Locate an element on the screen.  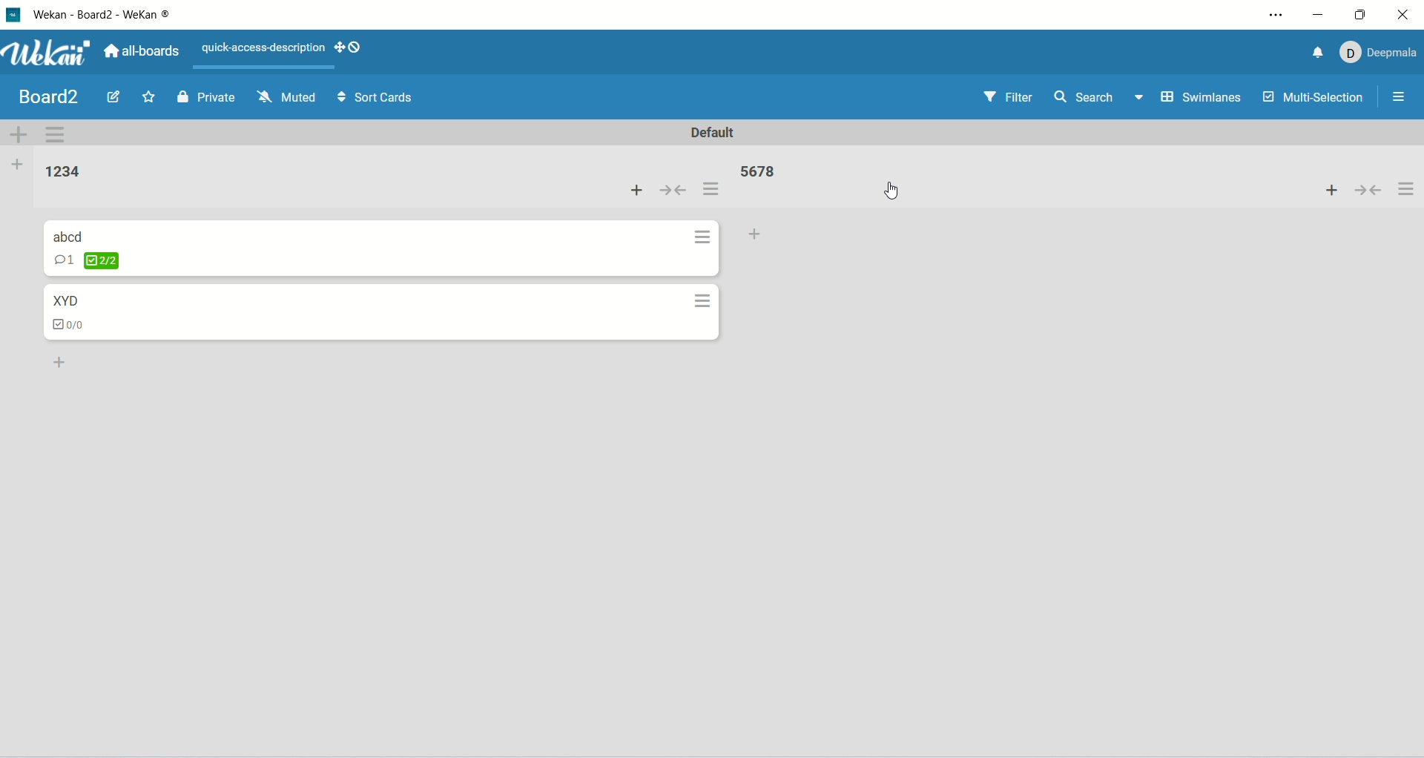
checklist is located at coordinates (75, 326).